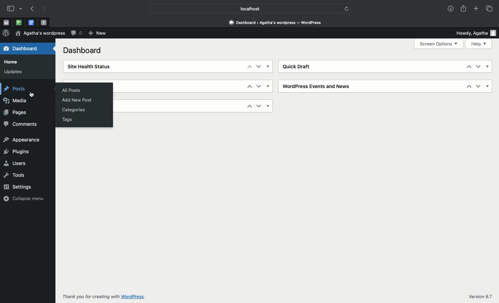 Image resolution: width=499 pixels, height=303 pixels. What do you see at coordinates (19, 48) in the screenshot?
I see `Dashboard` at bounding box center [19, 48].